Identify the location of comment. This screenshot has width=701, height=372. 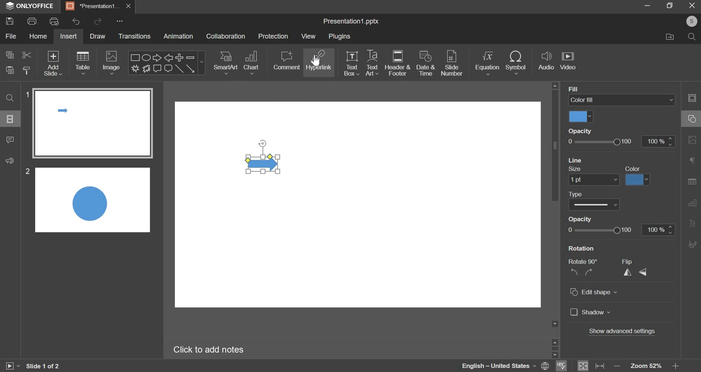
(10, 139).